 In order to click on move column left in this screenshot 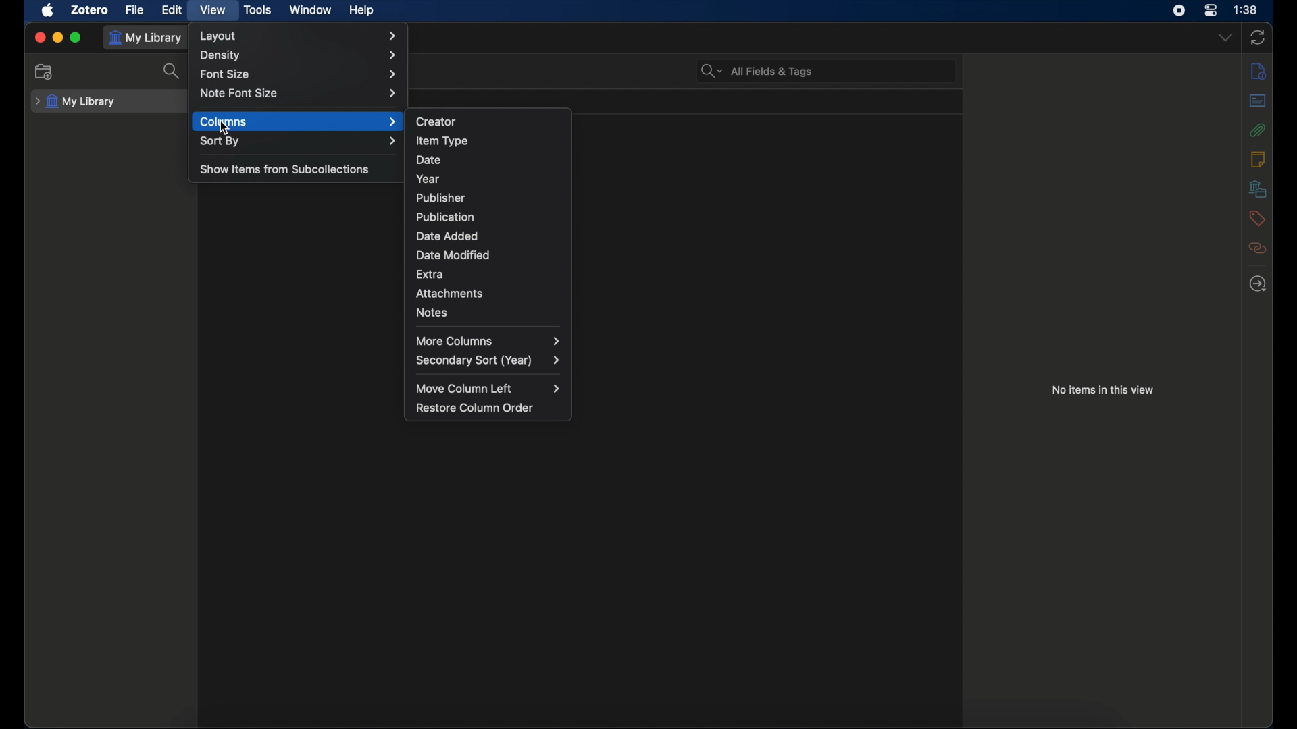, I will do `click(489, 388)`.